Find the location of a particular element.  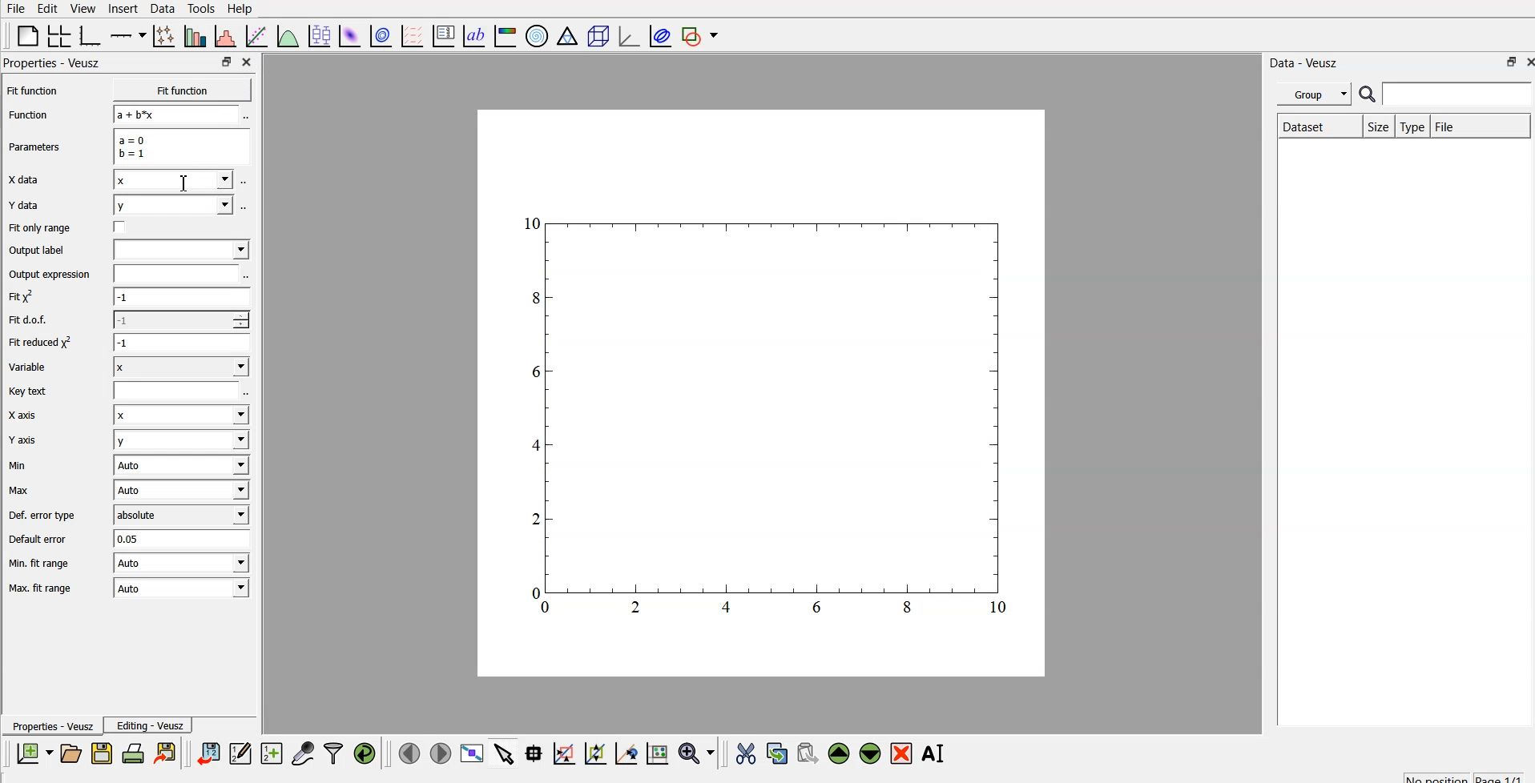

| Auto is located at coordinates (183, 465).